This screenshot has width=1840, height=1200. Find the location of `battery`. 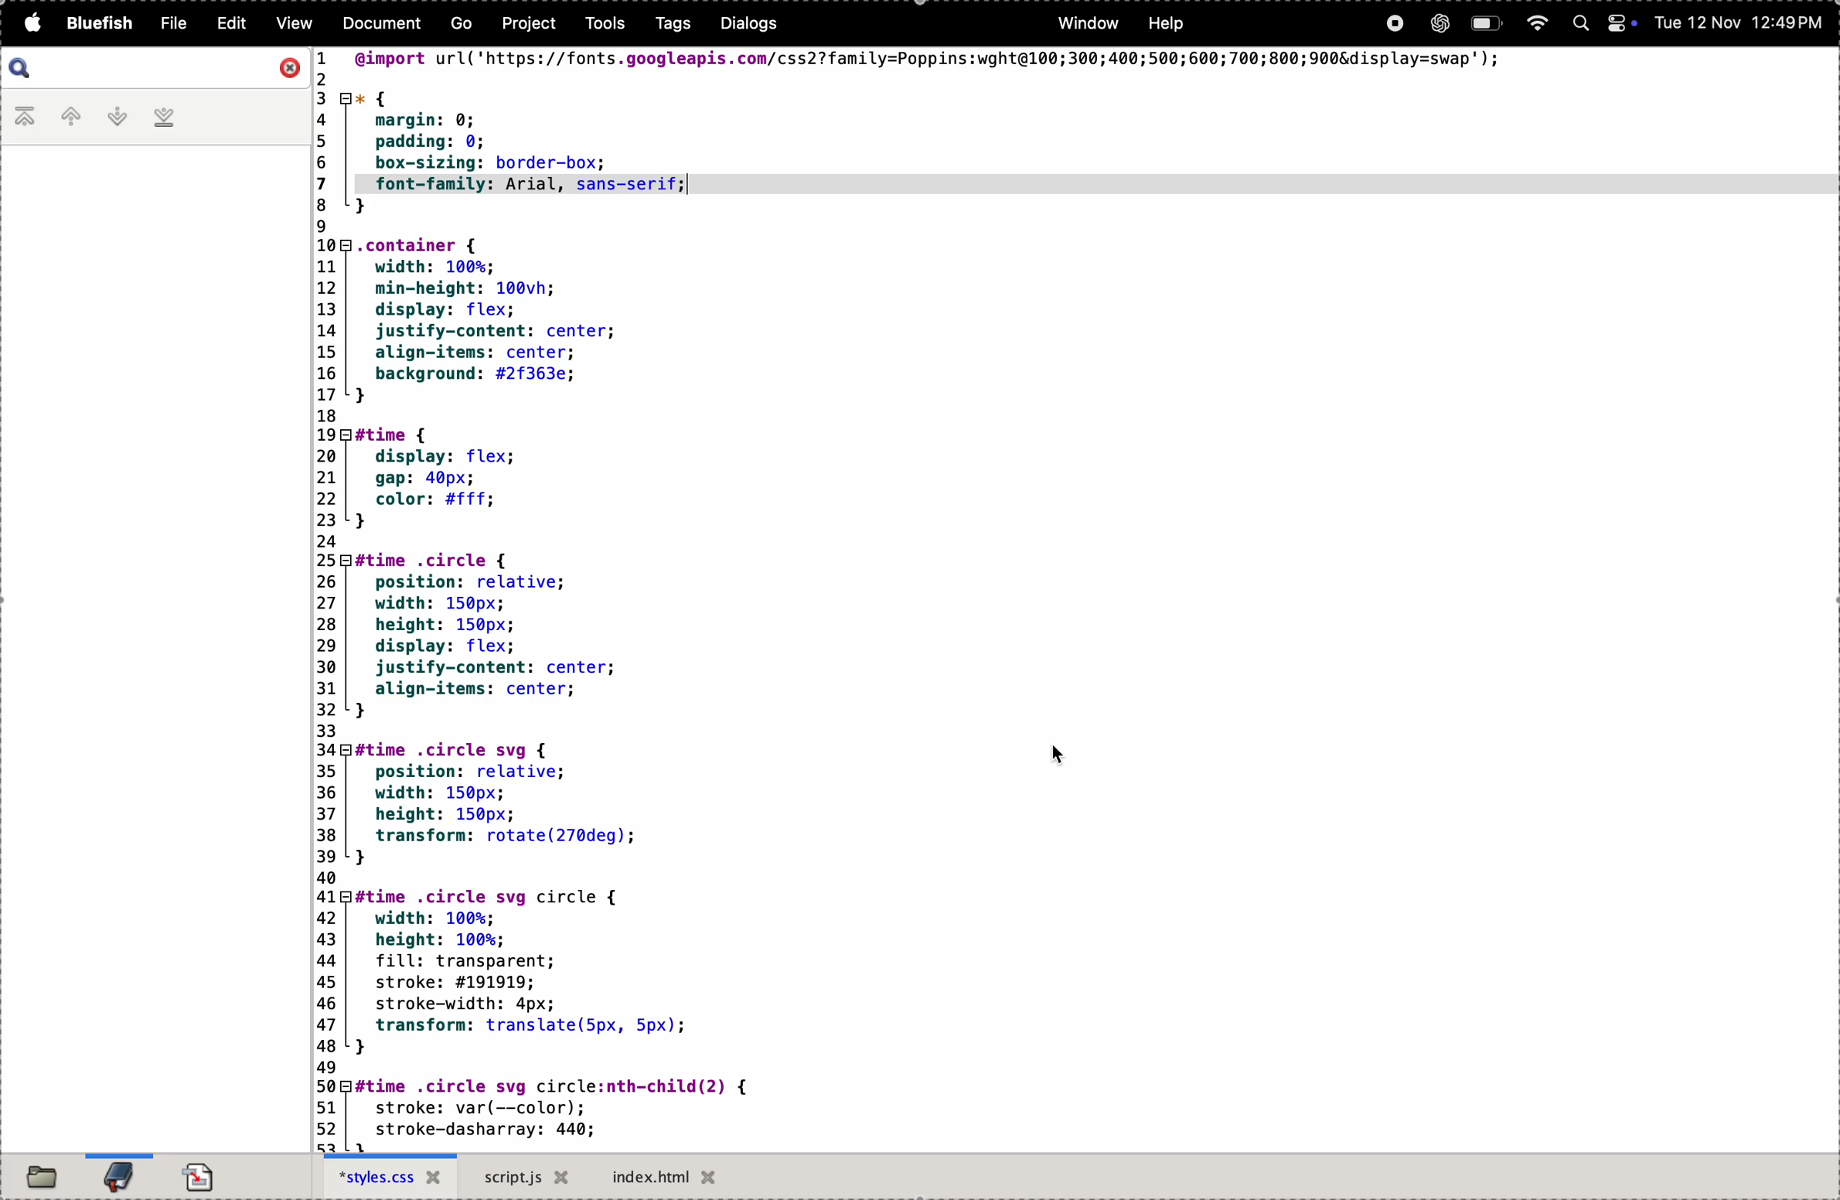

battery is located at coordinates (1487, 25).